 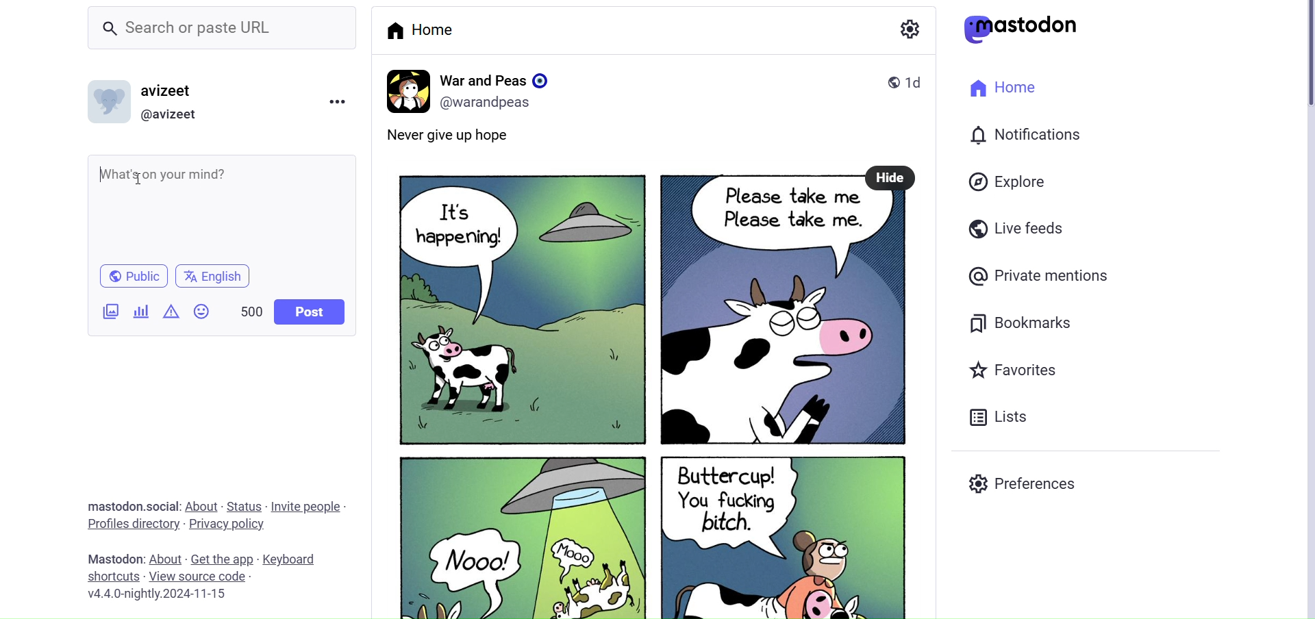 What do you see at coordinates (139, 310) in the screenshot?
I see `Post Poll` at bounding box center [139, 310].